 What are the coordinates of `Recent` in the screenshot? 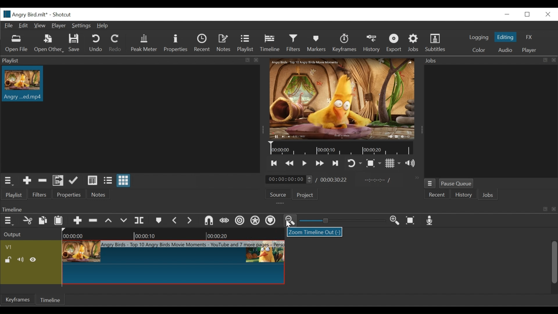 It's located at (202, 43).